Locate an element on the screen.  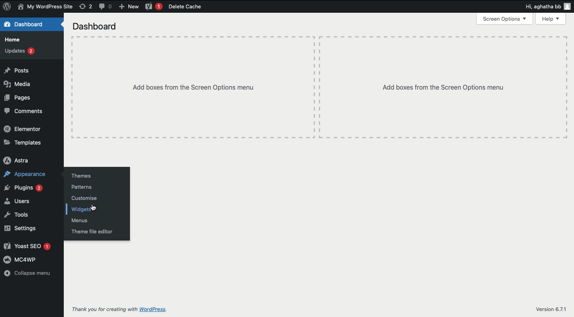
Hi, aghatha bb  is located at coordinates (545, 6).